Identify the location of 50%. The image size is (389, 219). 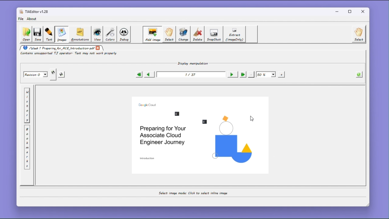
(266, 74).